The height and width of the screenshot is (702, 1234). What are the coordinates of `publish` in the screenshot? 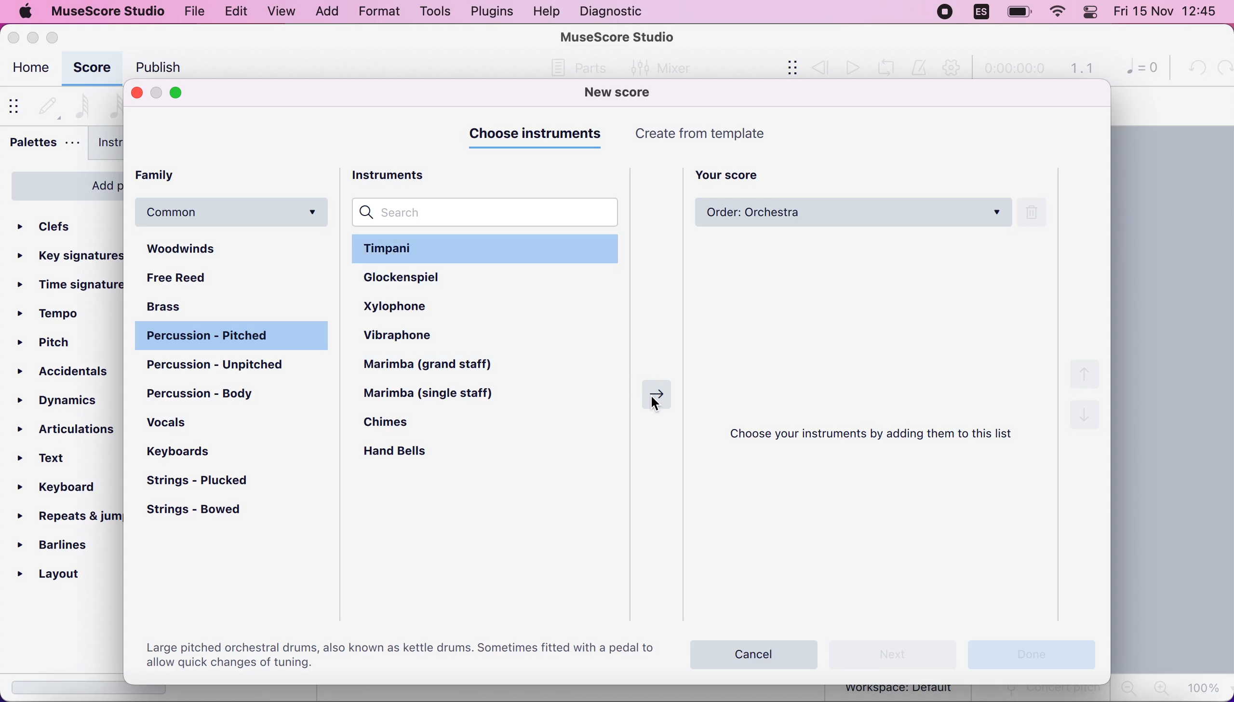 It's located at (156, 67).